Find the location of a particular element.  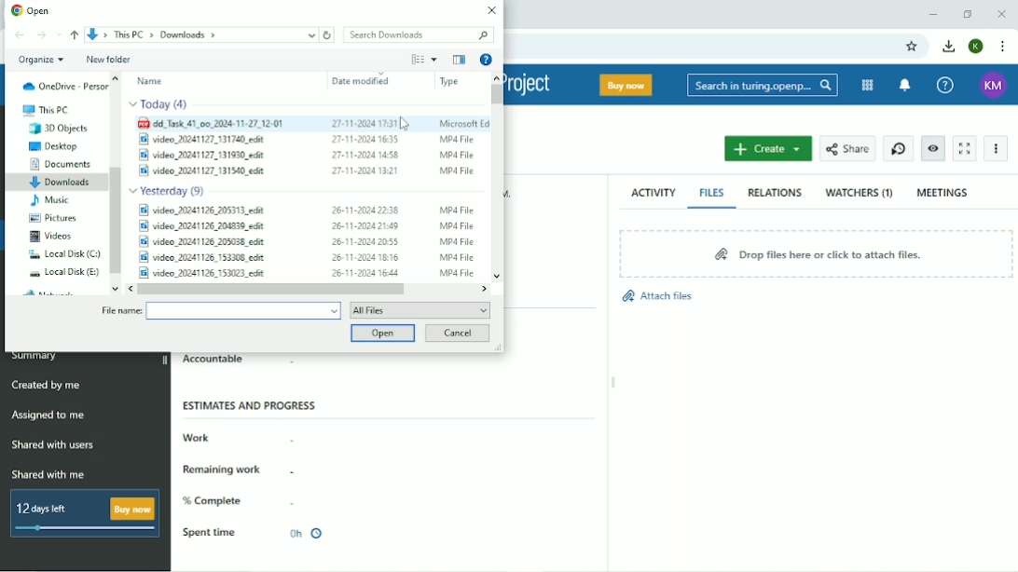

Network is located at coordinates (52, 292).